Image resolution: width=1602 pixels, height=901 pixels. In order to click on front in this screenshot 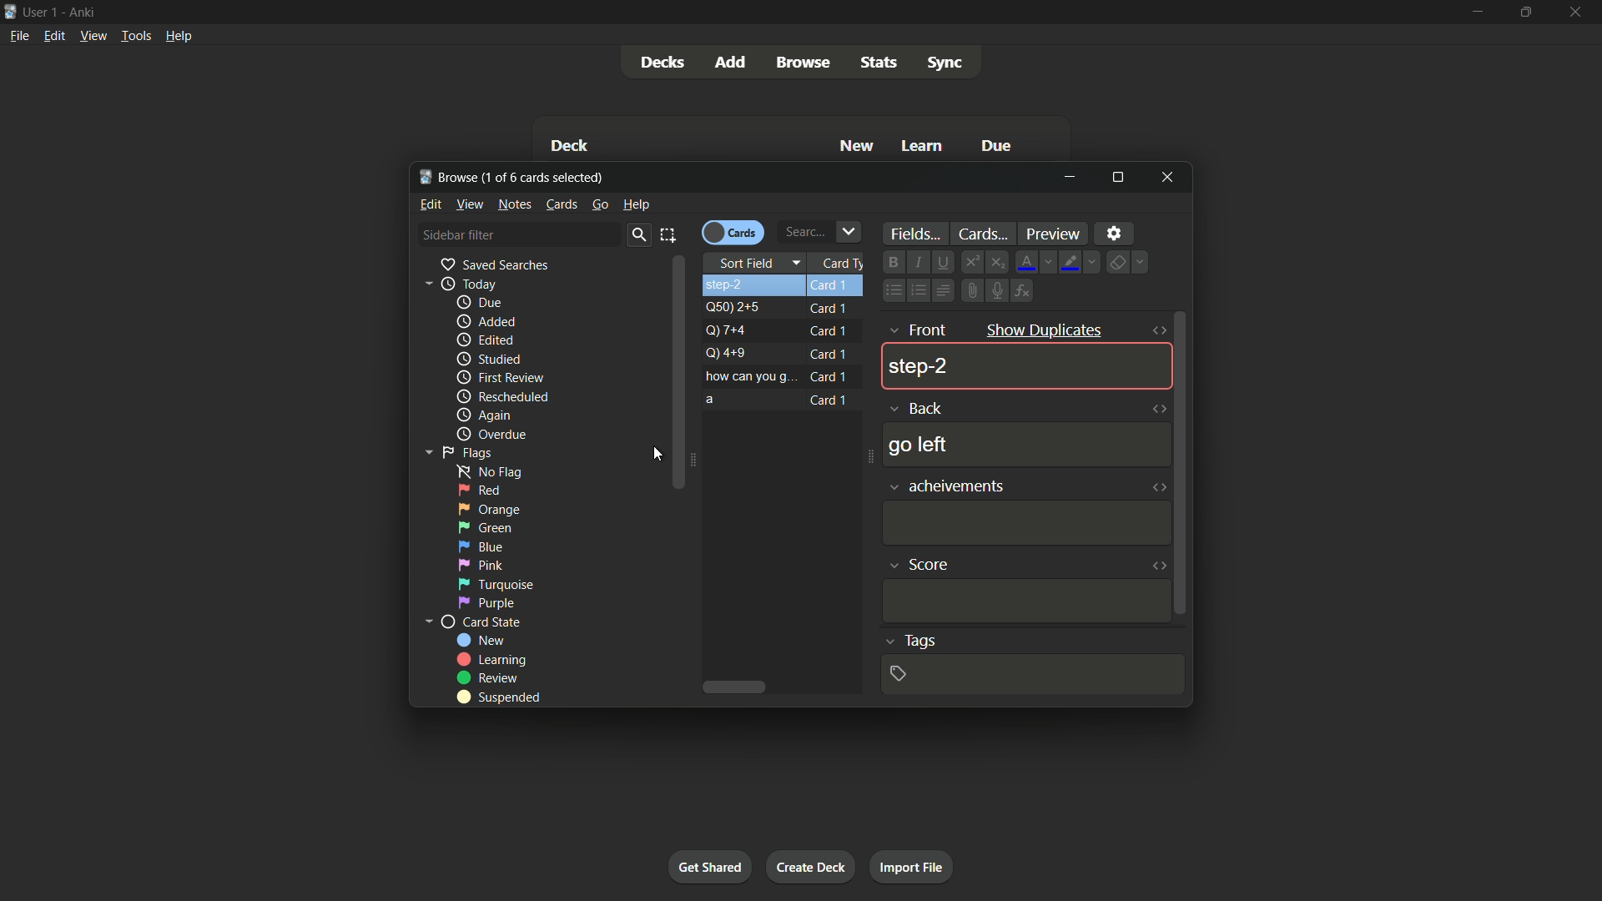, I will do `click(916, 330)`.